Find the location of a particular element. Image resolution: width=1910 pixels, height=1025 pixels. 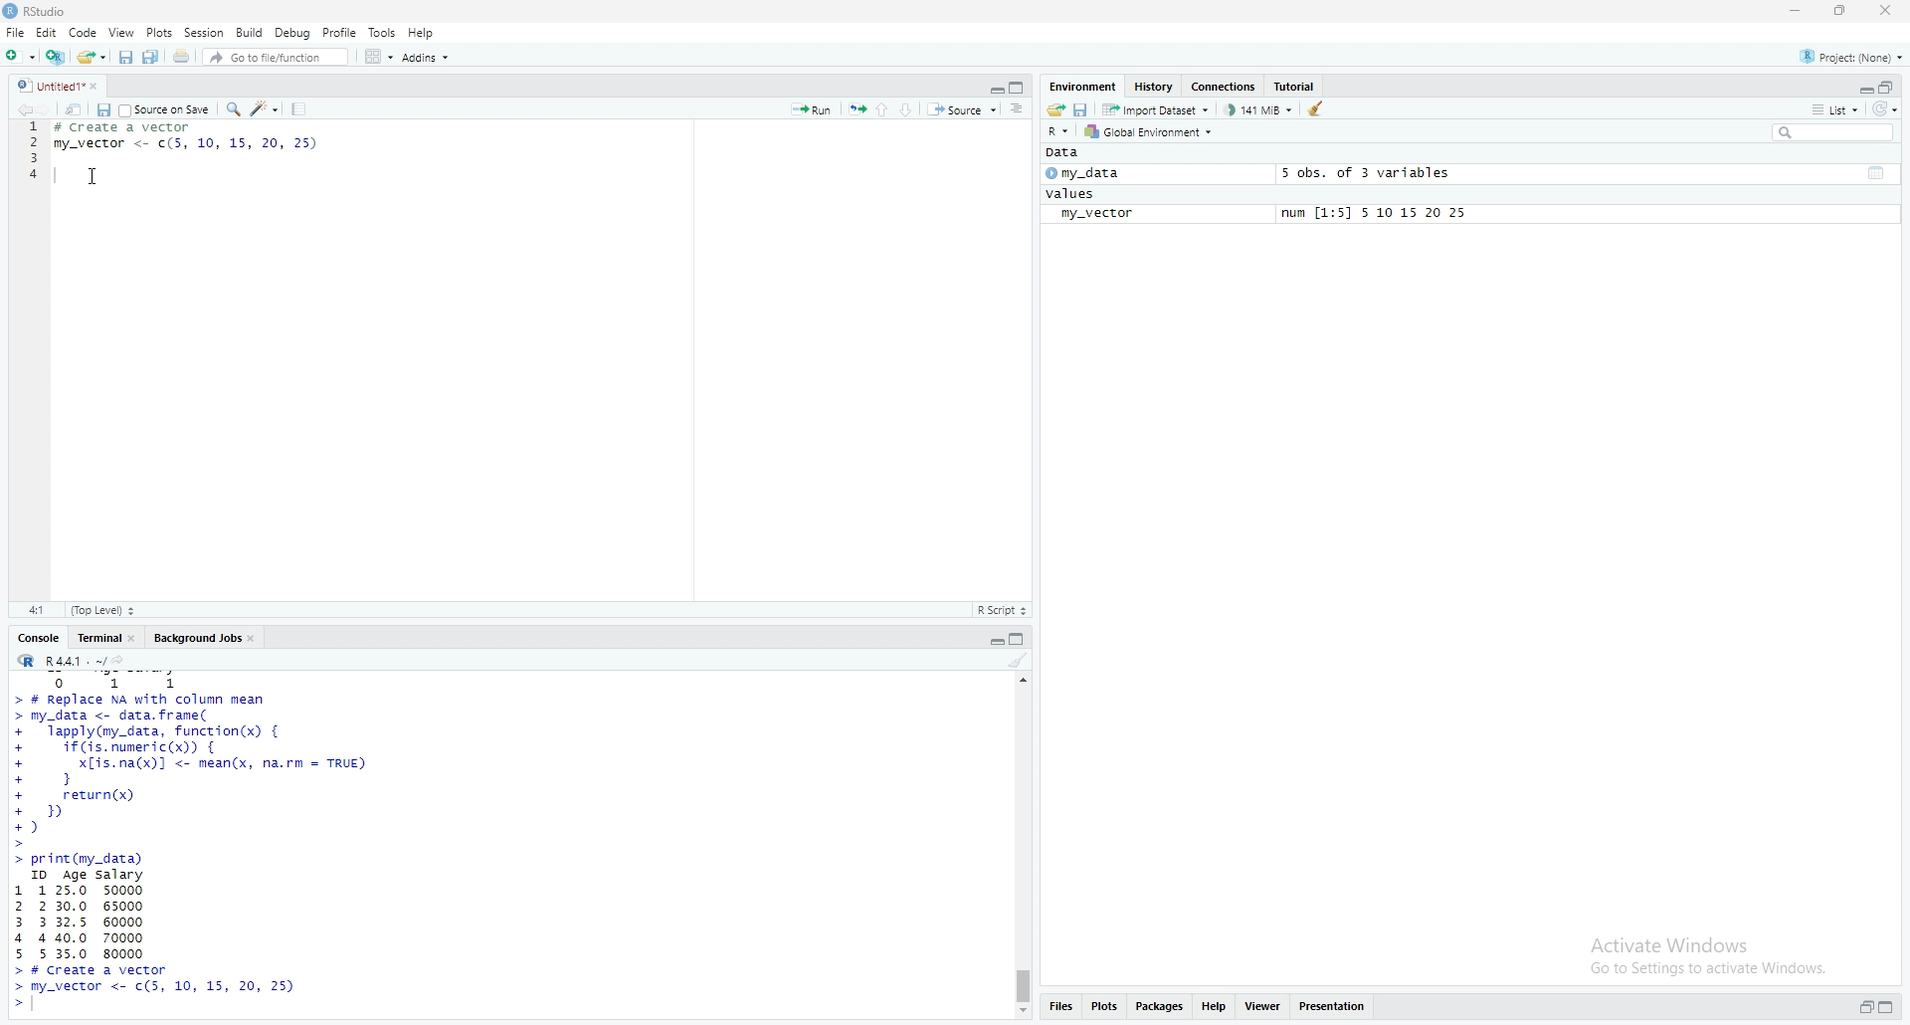

compile report is located at coordinates (300, 108).